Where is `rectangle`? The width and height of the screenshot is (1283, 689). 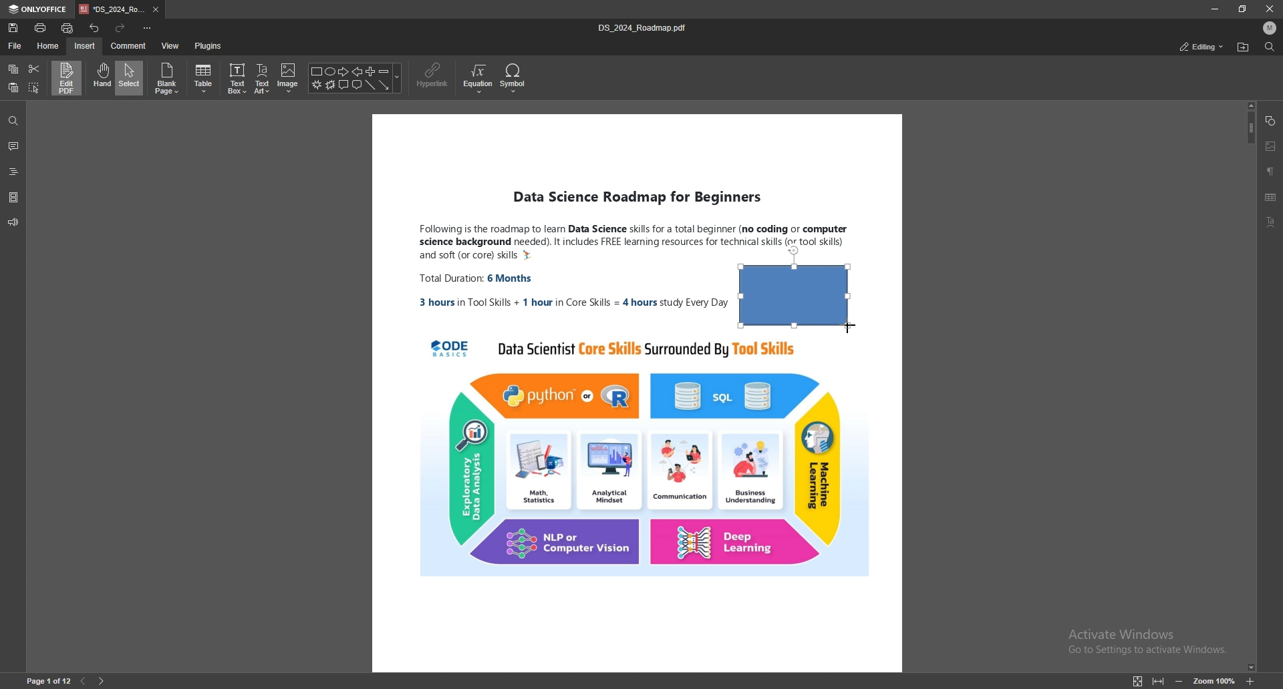 rectangle is located at coordinates (795, 286).